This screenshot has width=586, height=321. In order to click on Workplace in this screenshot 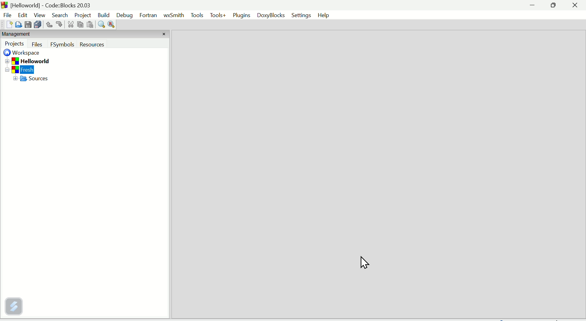, I will do `click(24, 53)`.